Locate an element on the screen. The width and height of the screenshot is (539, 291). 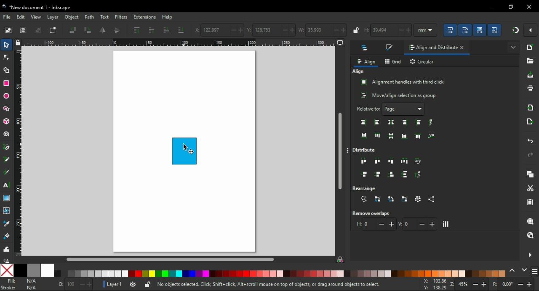
layer visibility is located at coordinates (135, 284).